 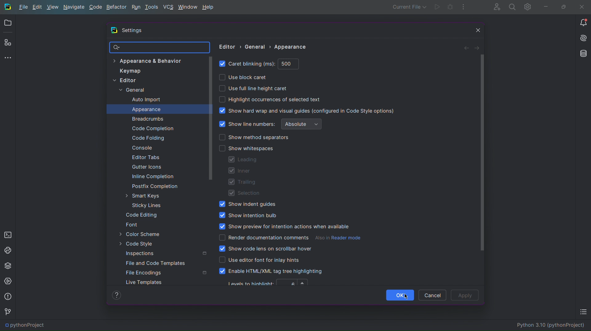 I want to click on Python Console, so click(x=8, y=249).